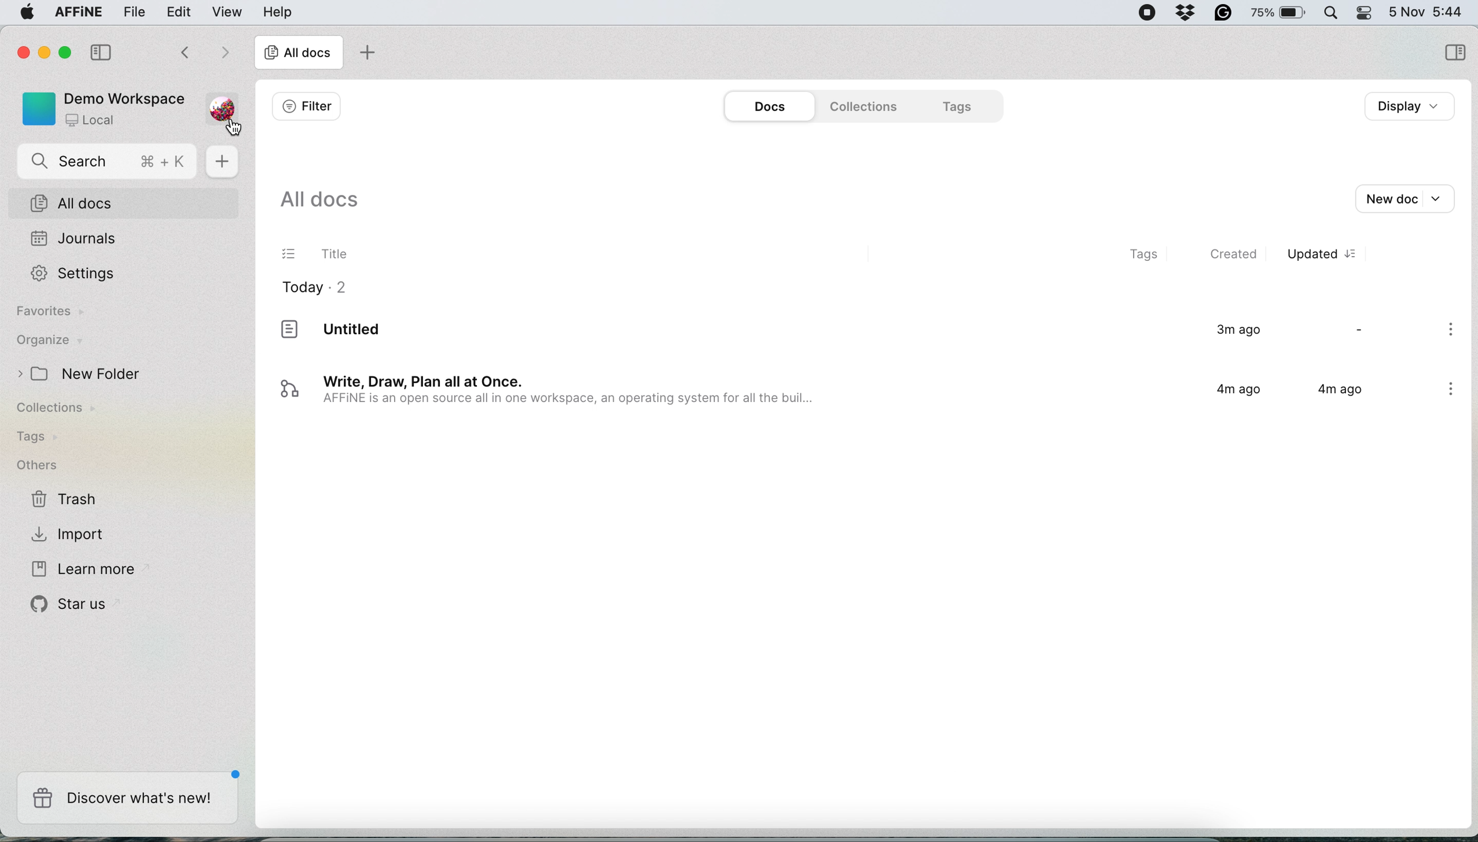  Describe the element at coordinates (49, 342) in the screenshot. I see `organize` at that location.